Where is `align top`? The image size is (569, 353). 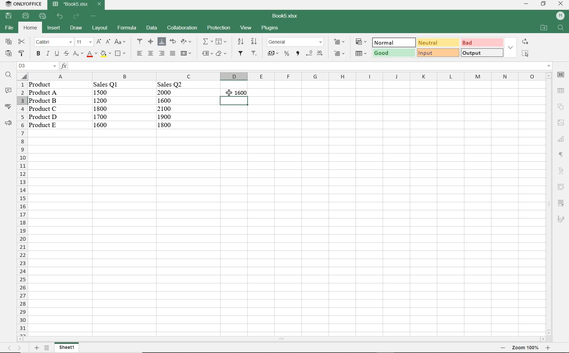 align top is located at coordinates (139, 42).